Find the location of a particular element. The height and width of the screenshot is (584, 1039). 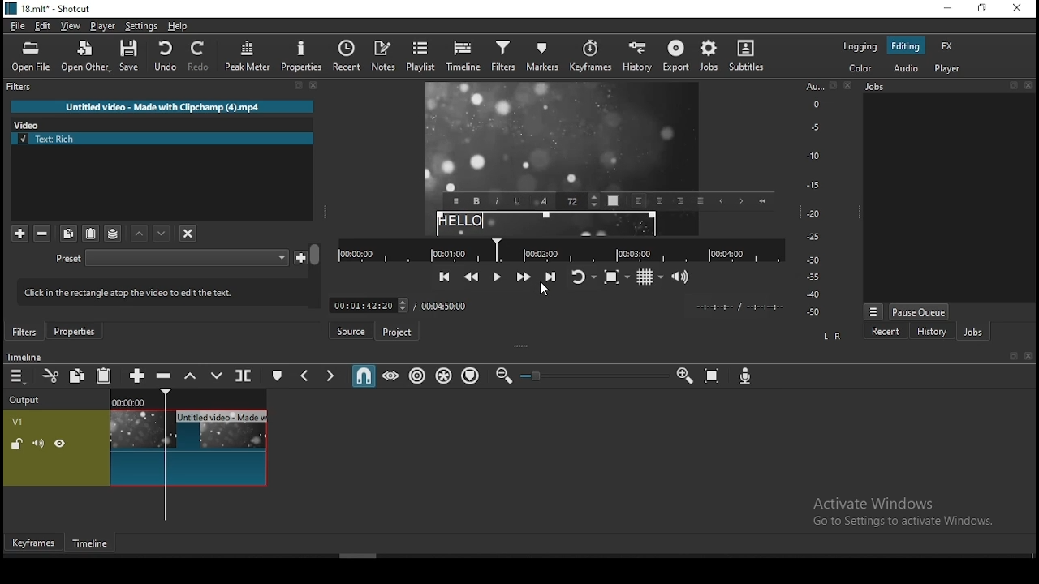

ripple all tracks is located at coordinates (444, 376).